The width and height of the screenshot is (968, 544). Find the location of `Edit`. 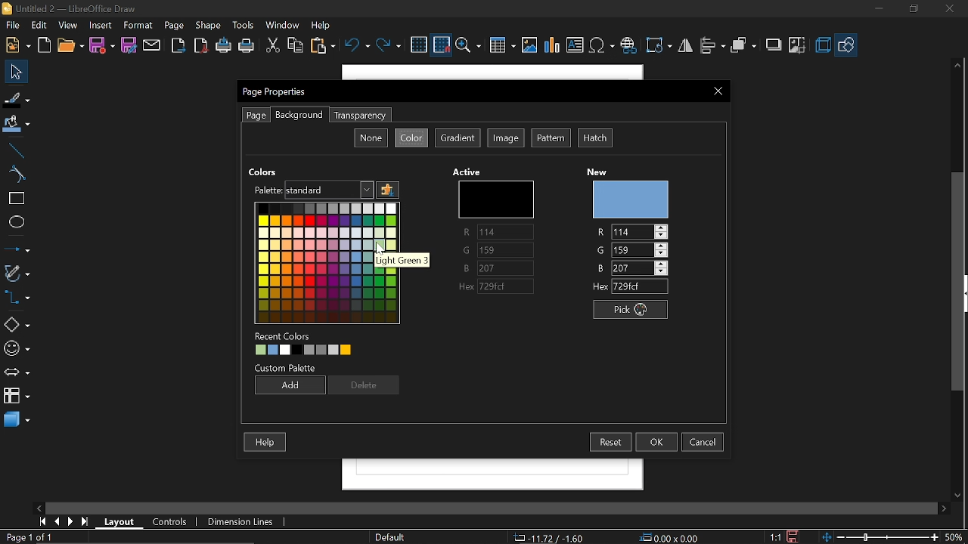

Edit is located at coordinates (39, 26).